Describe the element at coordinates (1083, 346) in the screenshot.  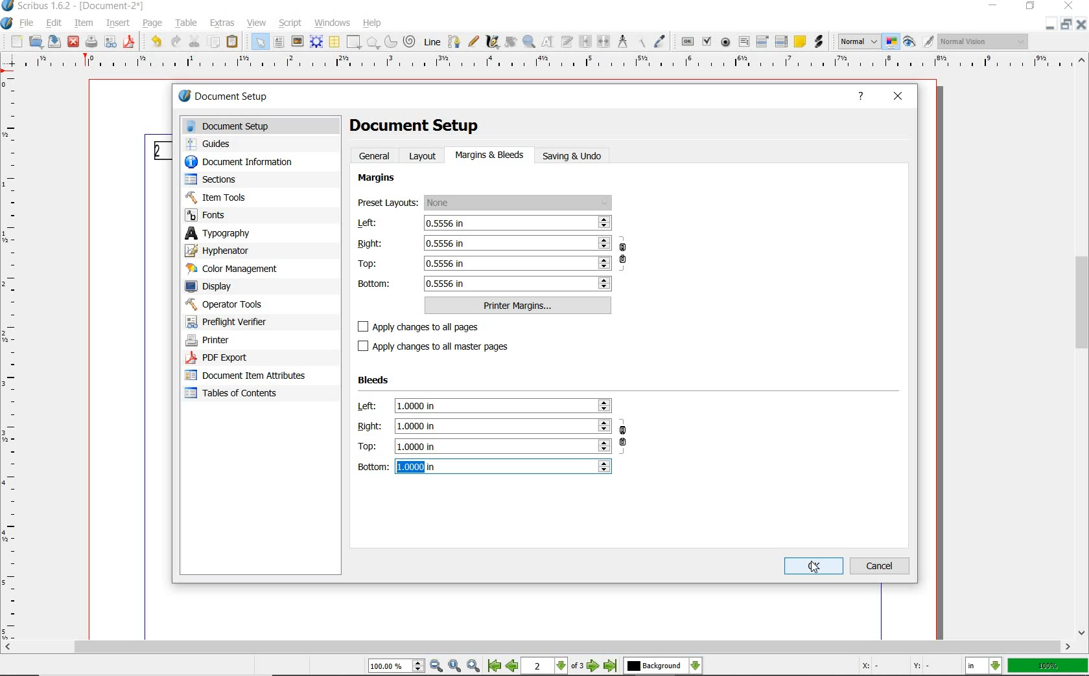
I see `scrollbar` at that location.